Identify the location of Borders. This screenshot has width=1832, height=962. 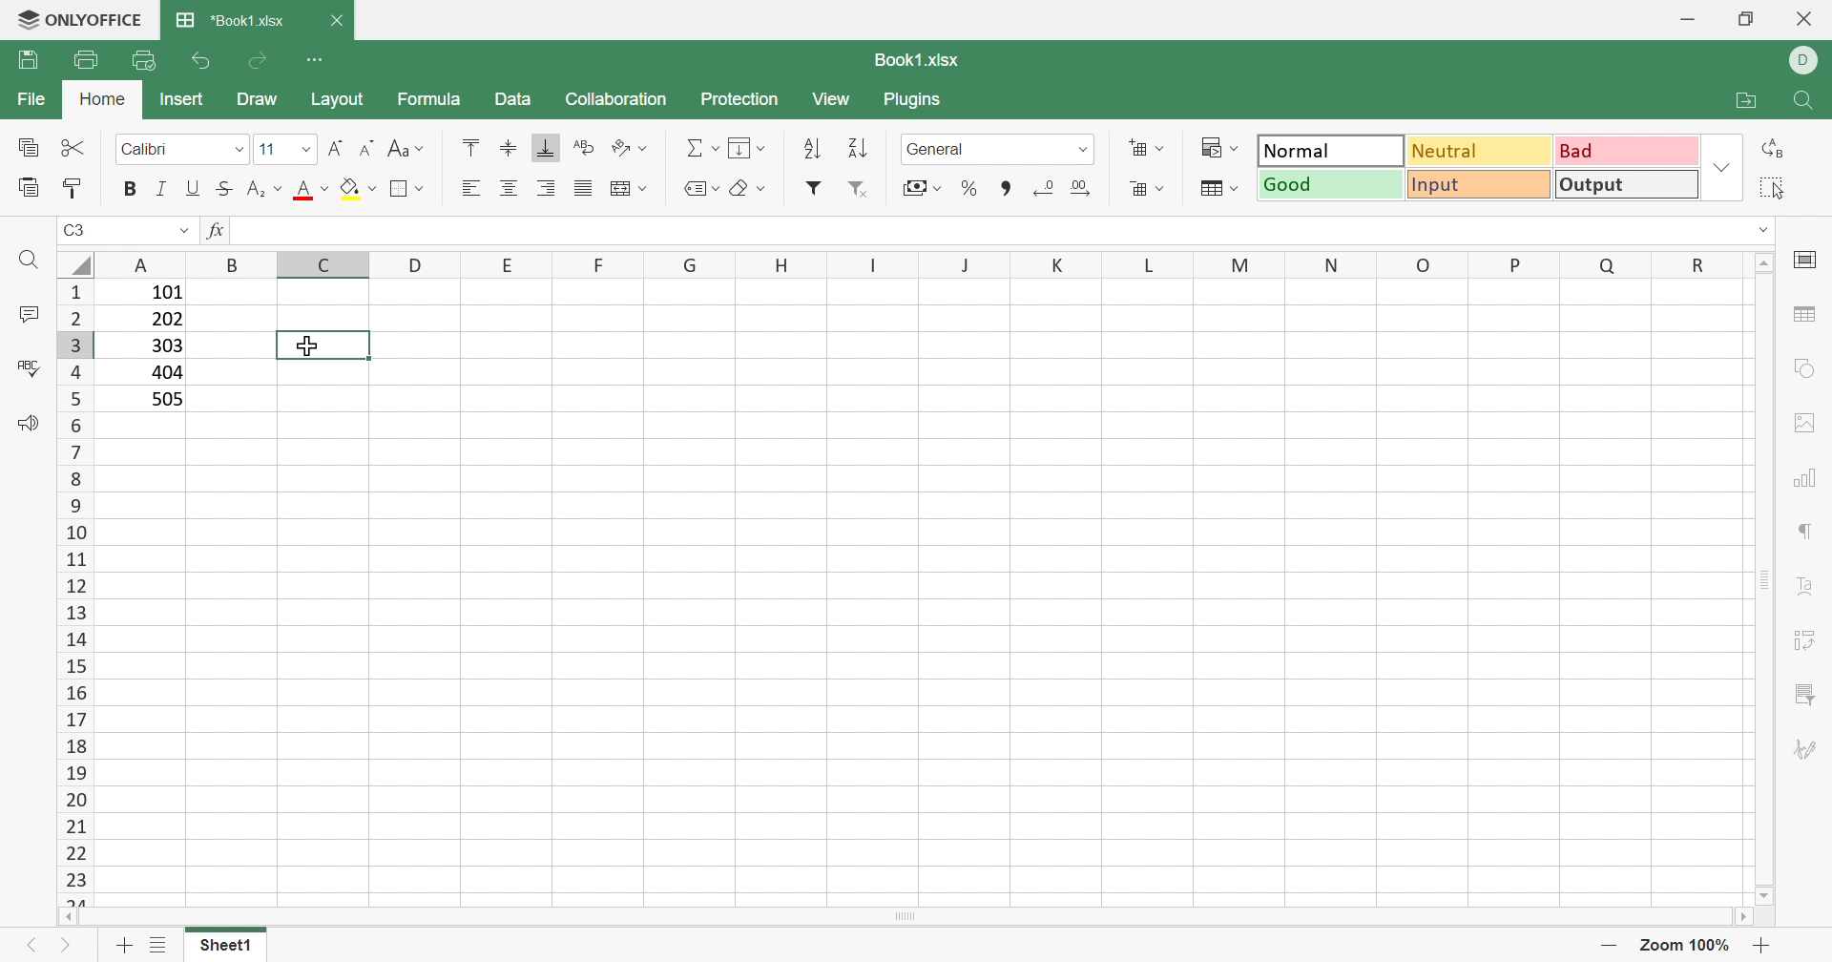
(406, 189).